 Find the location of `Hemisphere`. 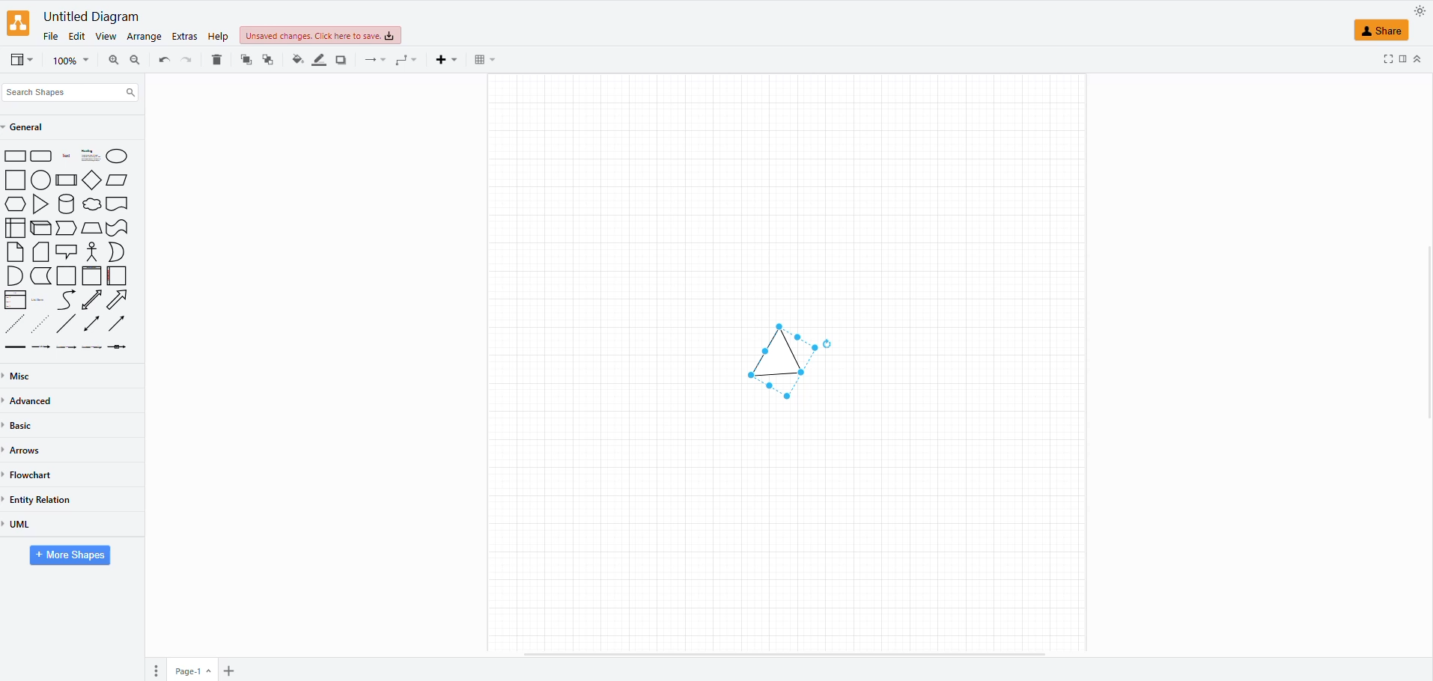

Hemisphere is located at coordinates (13, 275).